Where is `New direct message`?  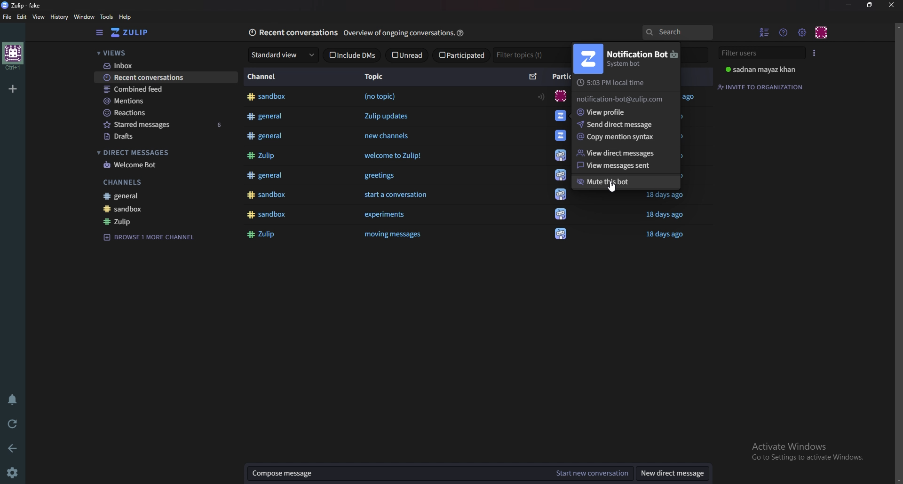
New direct message is located at coordinates (670, 473).